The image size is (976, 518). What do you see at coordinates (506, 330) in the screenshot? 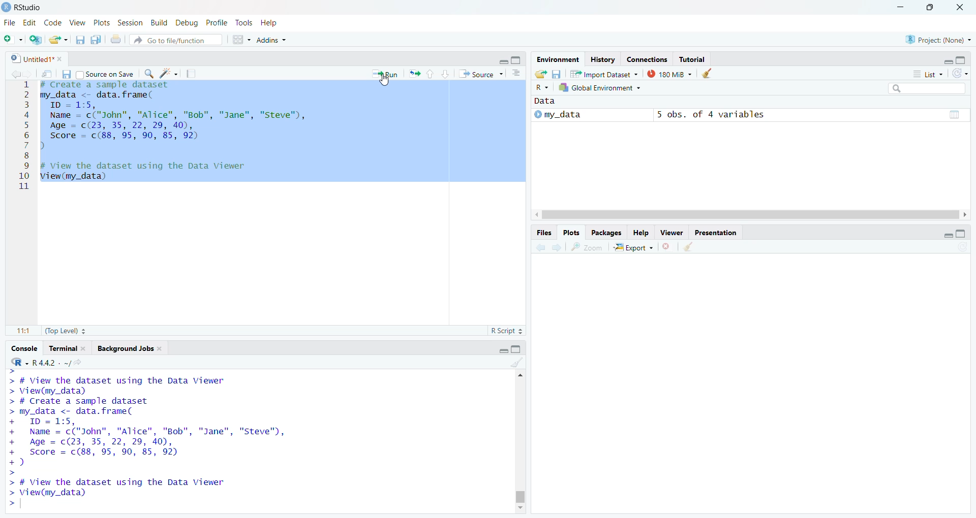
I see `R Script` at bounding box center [506, 330].